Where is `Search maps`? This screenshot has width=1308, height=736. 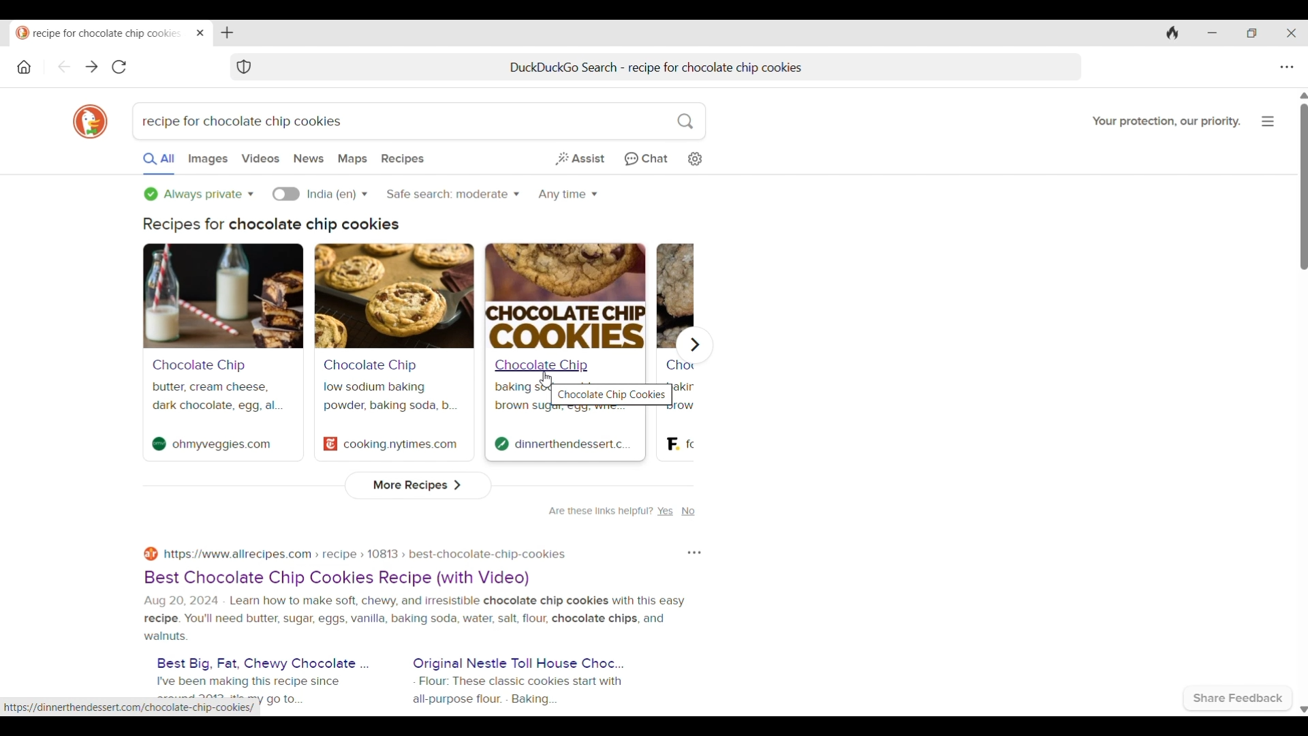
Search maps is located at coordinates (352, 159).